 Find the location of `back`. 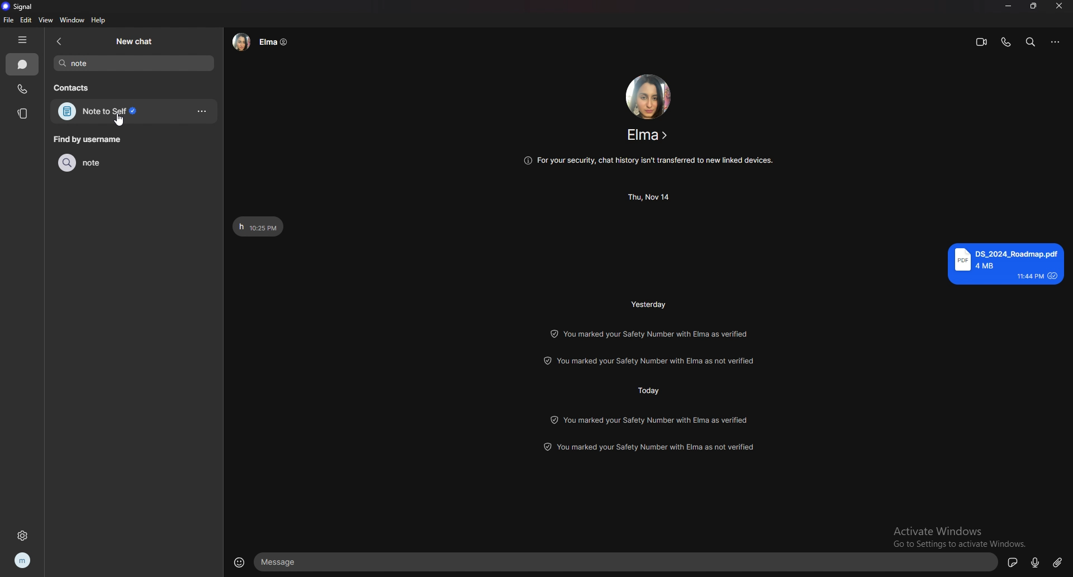

back is located at coordinates (60, 41).